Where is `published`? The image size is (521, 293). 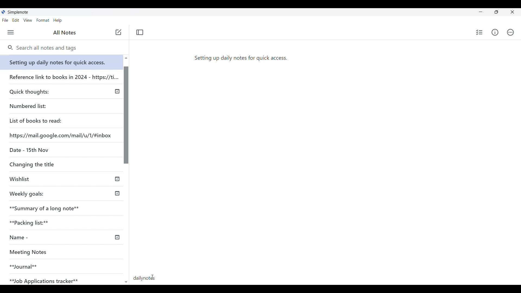 published is located at coordinates (117, 180).